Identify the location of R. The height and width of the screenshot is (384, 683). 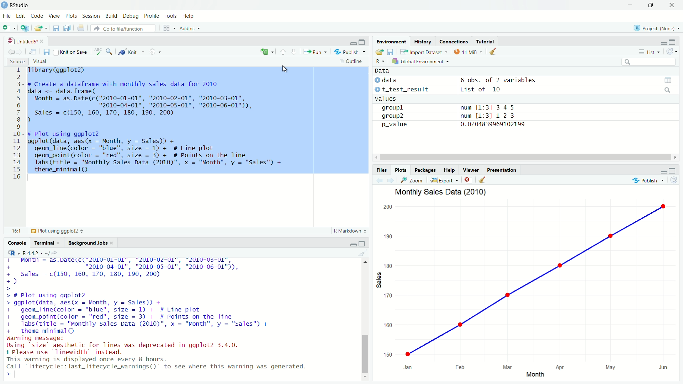
(377, 60).